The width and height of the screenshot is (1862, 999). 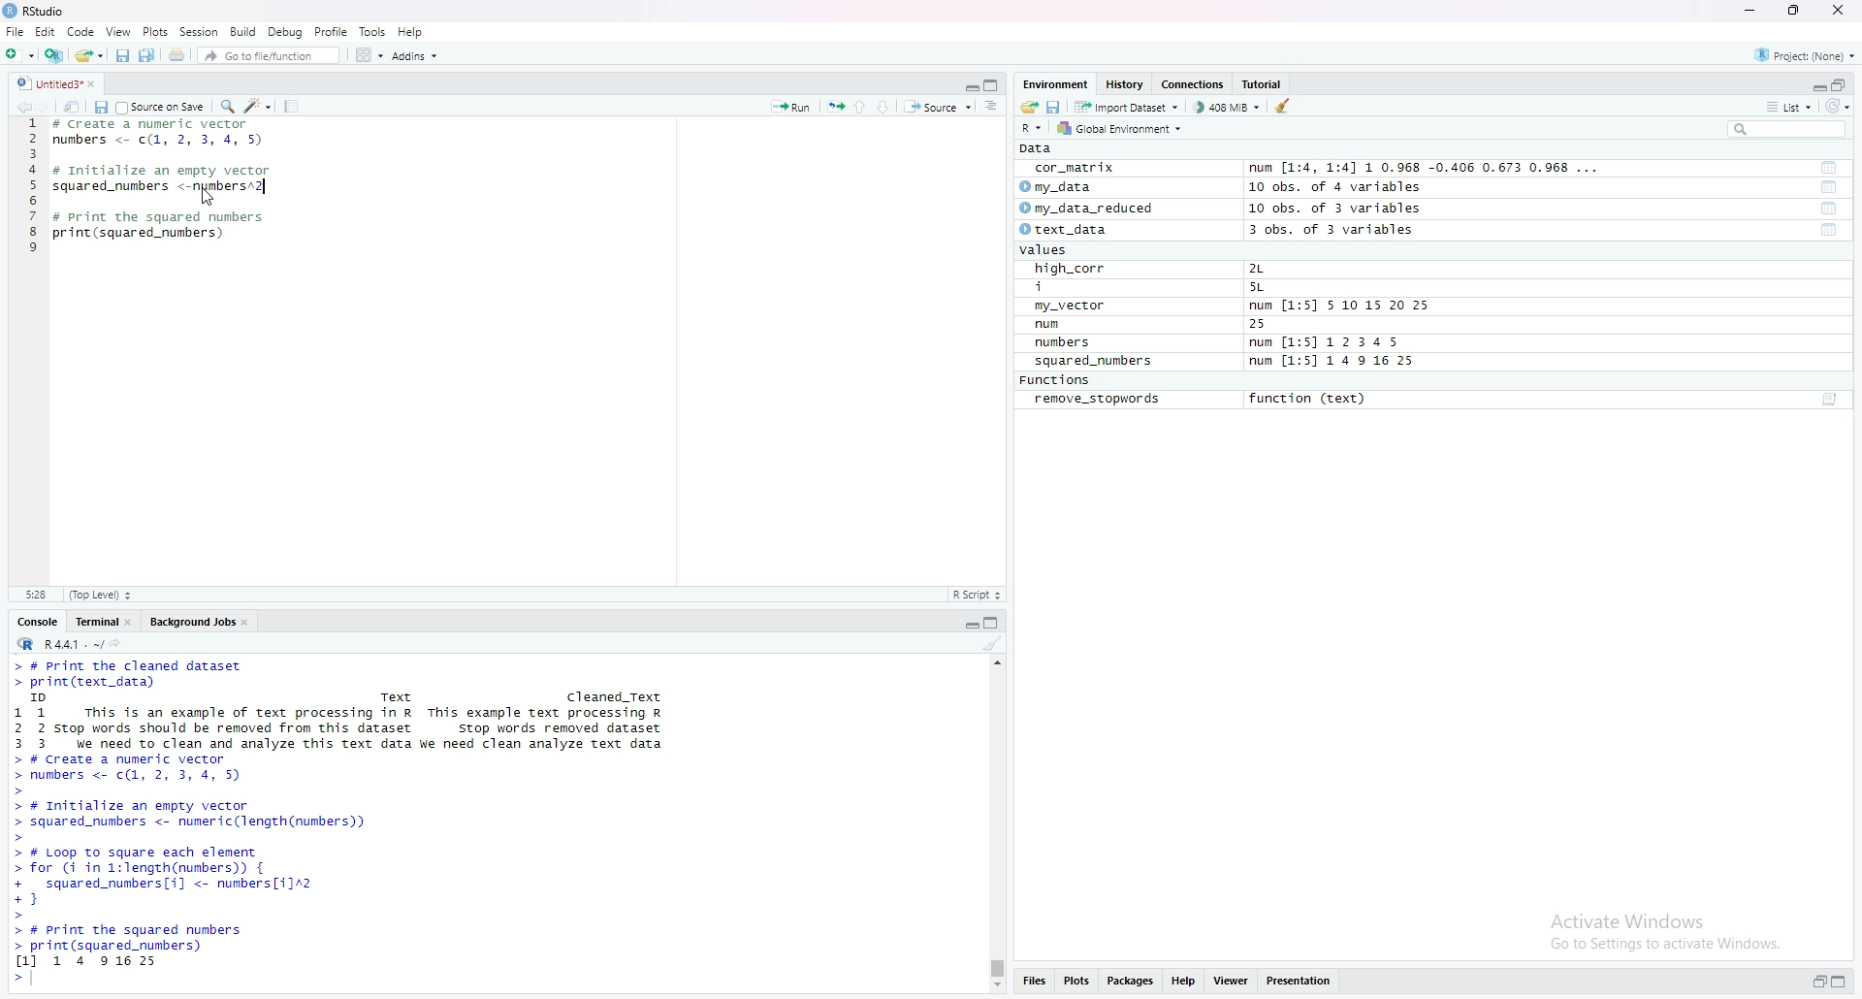 What do you see at coordinates (1427, 169) in the screenshot?
I see `num [1:4, 1:4] 1 0.968 -0.406 0.673 0.968 ...` at bounding box center [1427, 169].